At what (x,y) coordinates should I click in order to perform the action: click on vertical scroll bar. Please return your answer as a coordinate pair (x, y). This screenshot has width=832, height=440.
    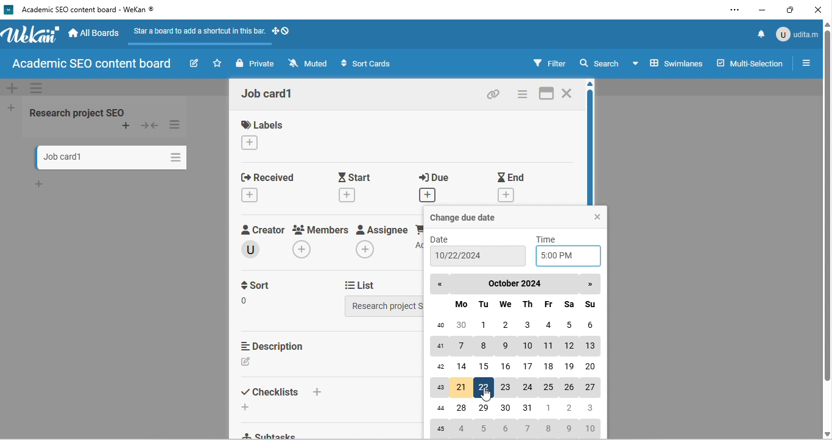
    Looking at the image, I should click on (593, 146).